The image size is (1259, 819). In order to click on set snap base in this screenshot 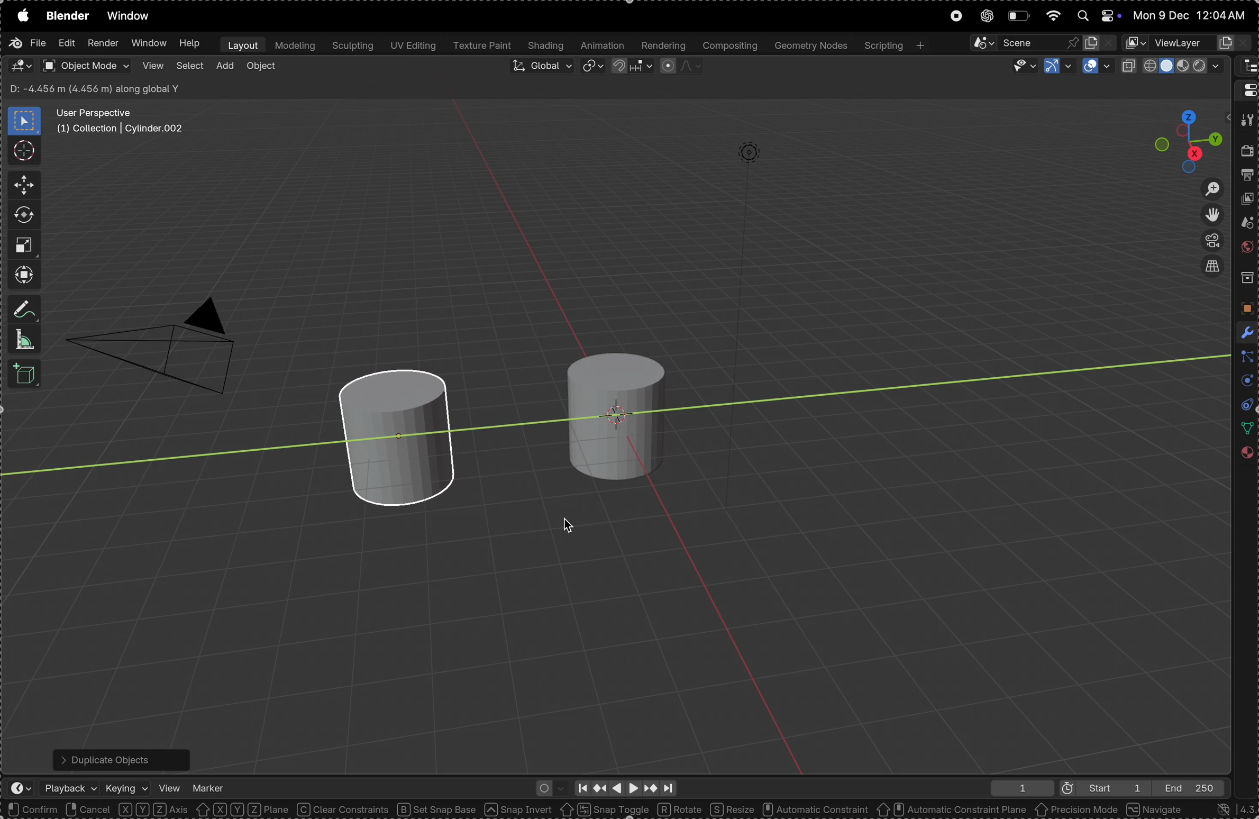, I will do `click(441, 809)`.